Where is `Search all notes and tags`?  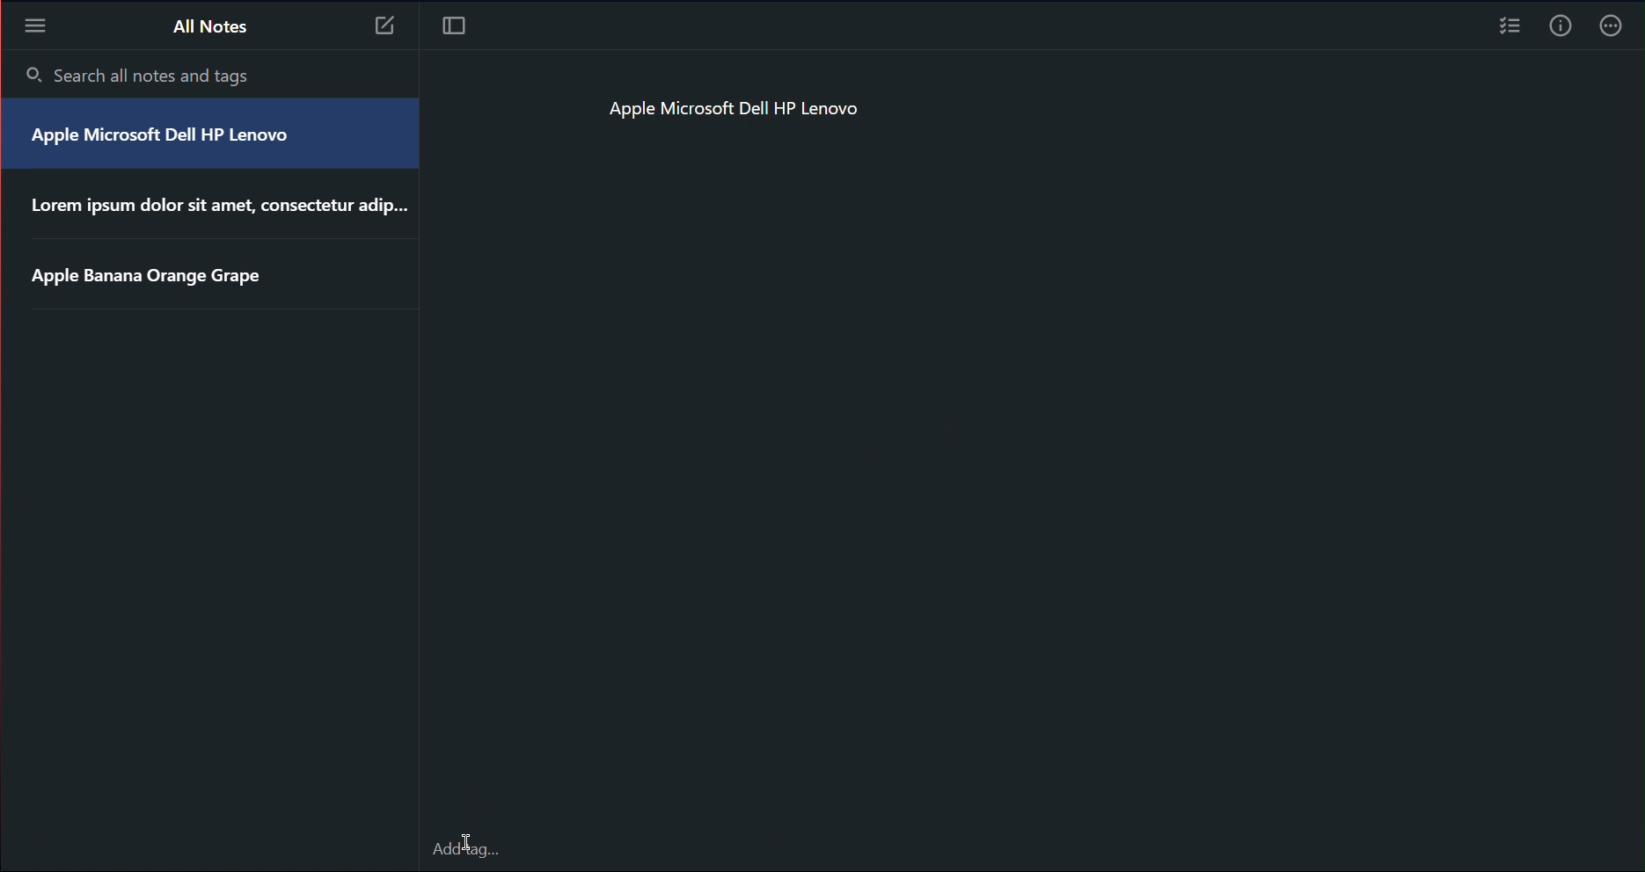 Search all notes and tags is located at coordinates (142, 76).